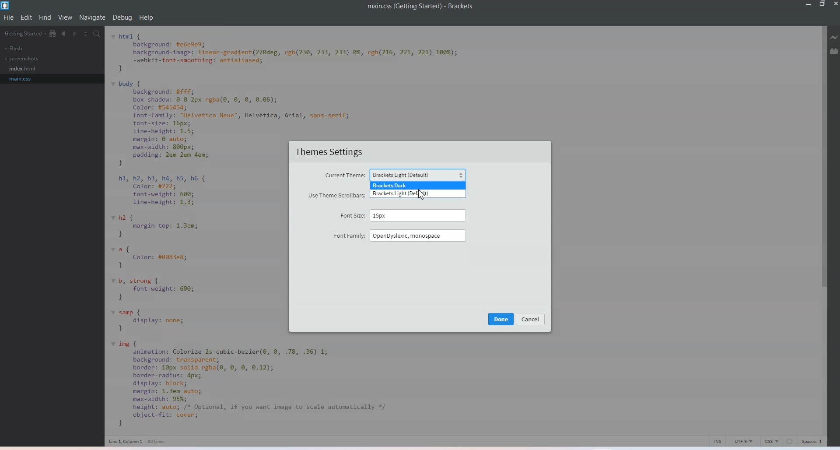 This screenshot has height=450, width=840. I want to click on Find In files, so click(98, 34).